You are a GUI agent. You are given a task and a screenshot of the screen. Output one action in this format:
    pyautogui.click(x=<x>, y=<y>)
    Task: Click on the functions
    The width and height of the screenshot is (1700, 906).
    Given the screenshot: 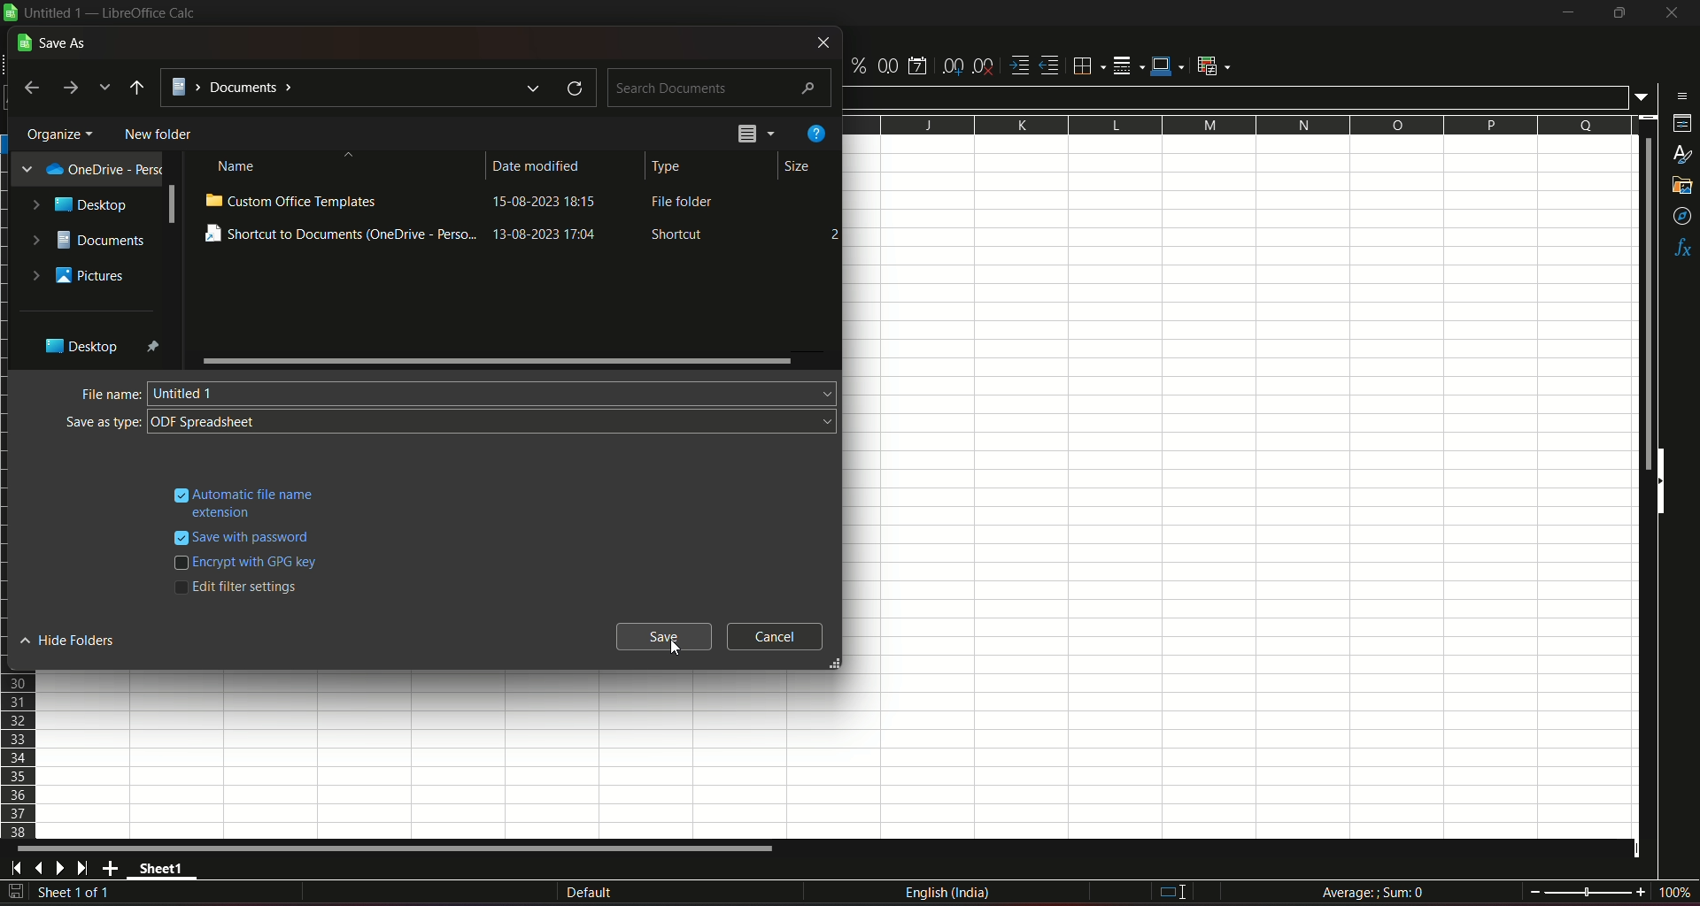 What is the action you would take?
    pyautogui.click(x=1681, y=249)
    